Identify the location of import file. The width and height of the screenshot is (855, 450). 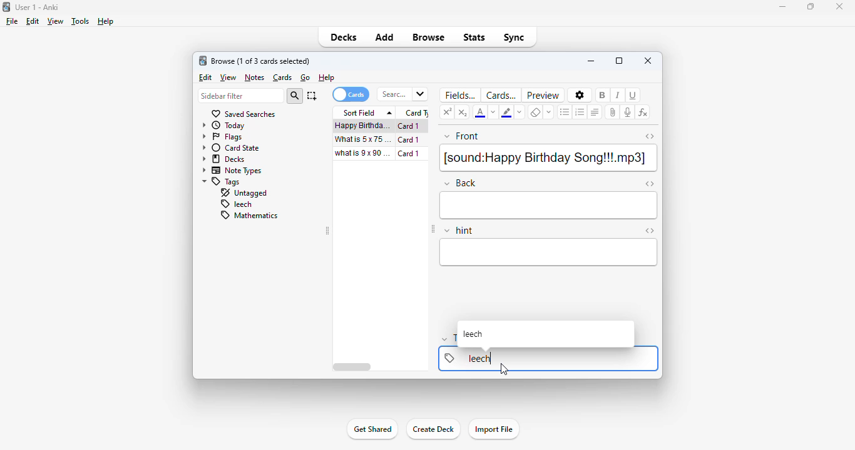
(494, 429).